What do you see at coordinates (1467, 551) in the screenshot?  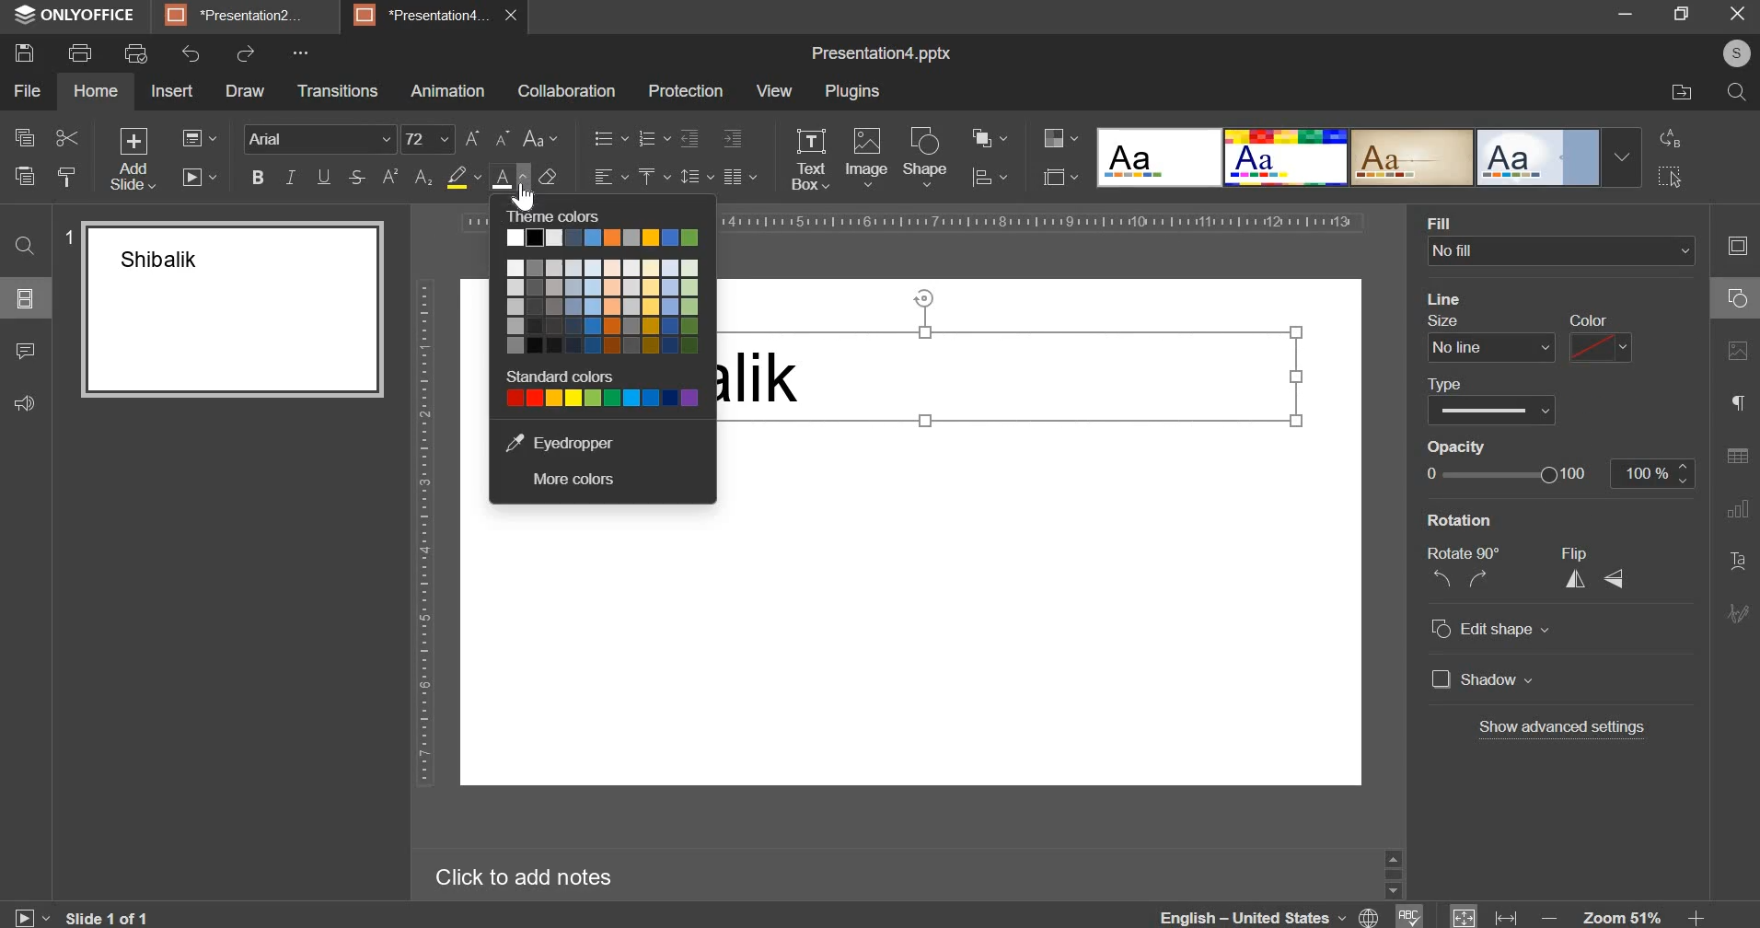 I see `rotate 90` at bounding box center [1467, 551].